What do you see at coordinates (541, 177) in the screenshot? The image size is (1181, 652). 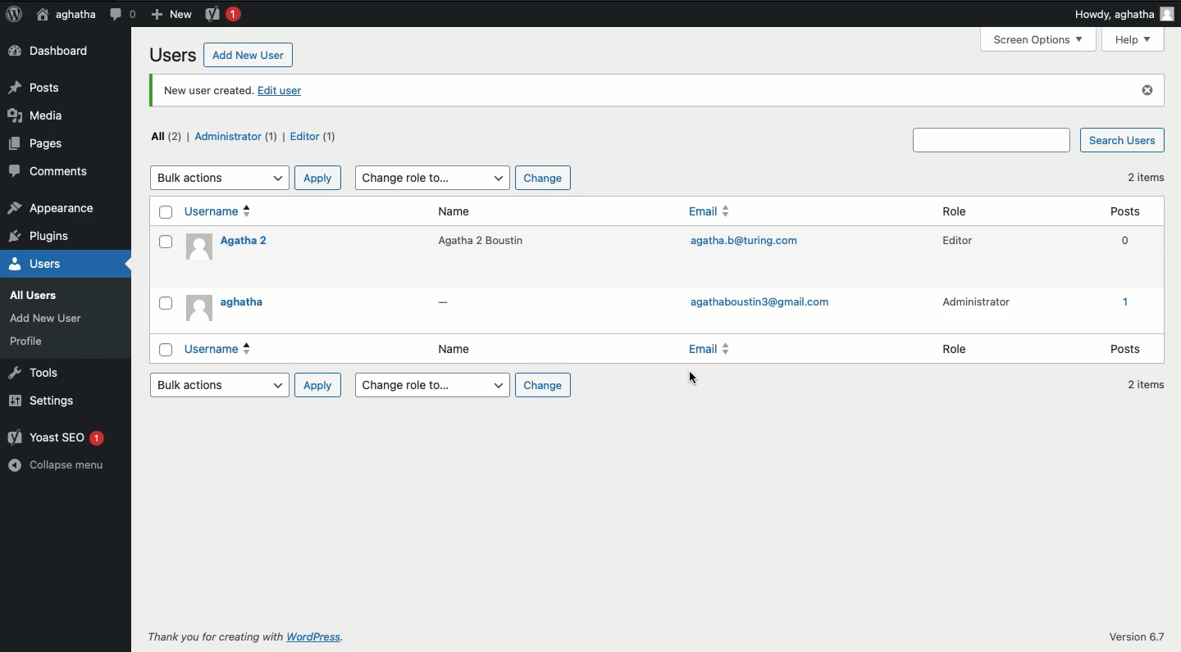 I see `Change` at bounding box center [541, 177].